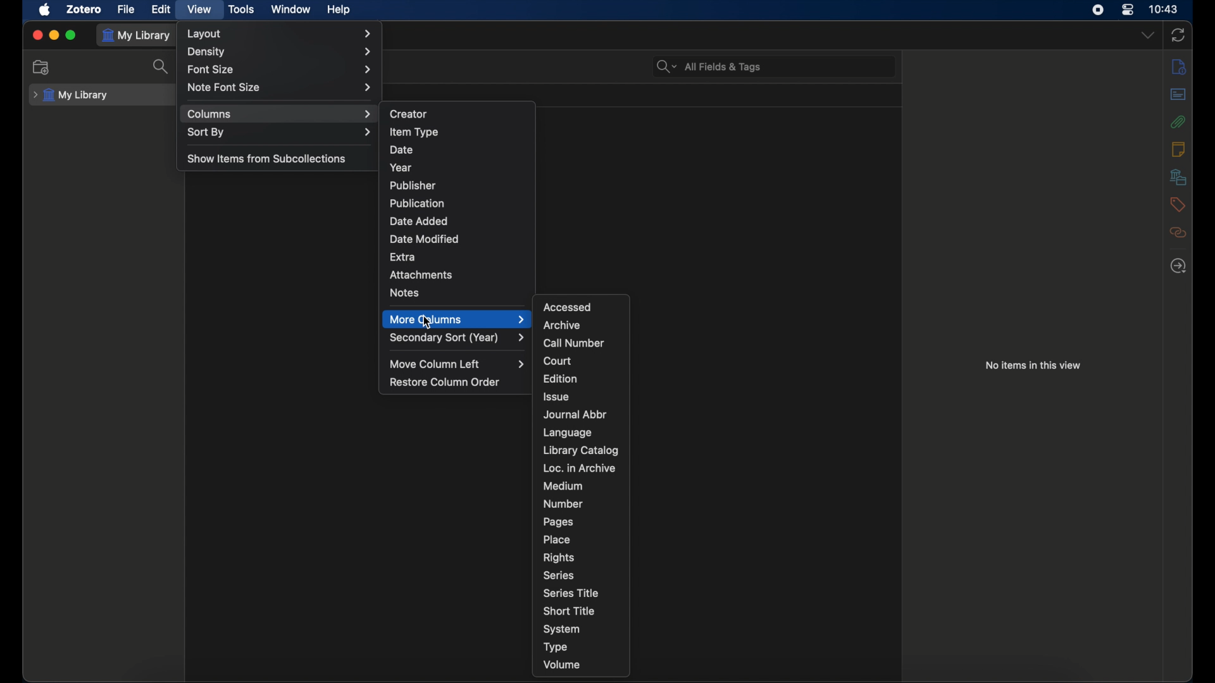  Describe the element at coordinates (414, 132) in the screenshot. I see `item type` at that location.